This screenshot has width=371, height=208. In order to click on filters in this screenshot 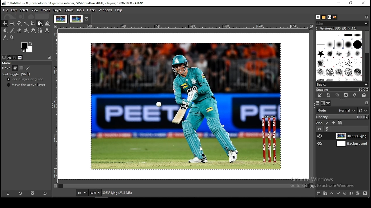, I will do `click(91, 10)`.